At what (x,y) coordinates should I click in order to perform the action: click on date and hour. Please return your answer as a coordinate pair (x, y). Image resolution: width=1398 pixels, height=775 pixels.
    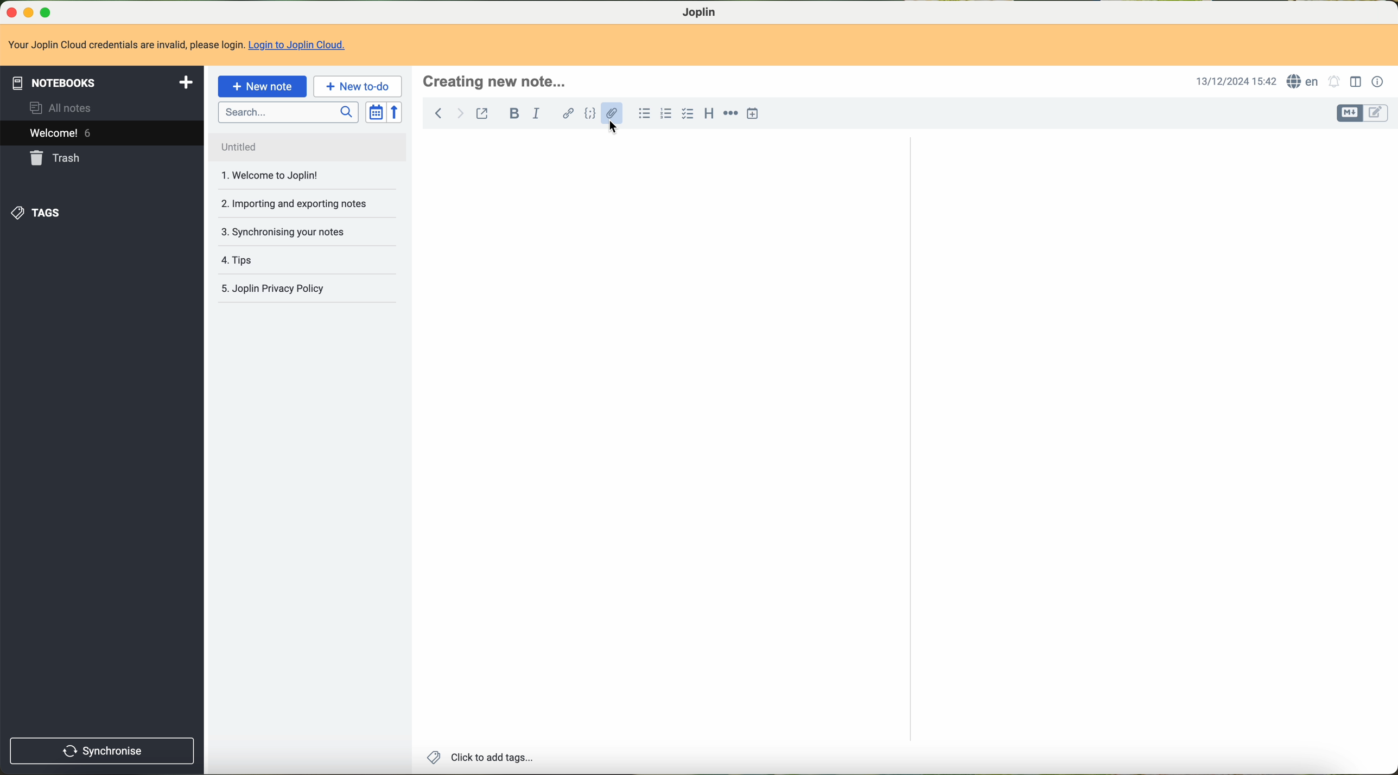
    Looking at the image, I should click on (1234, 82).